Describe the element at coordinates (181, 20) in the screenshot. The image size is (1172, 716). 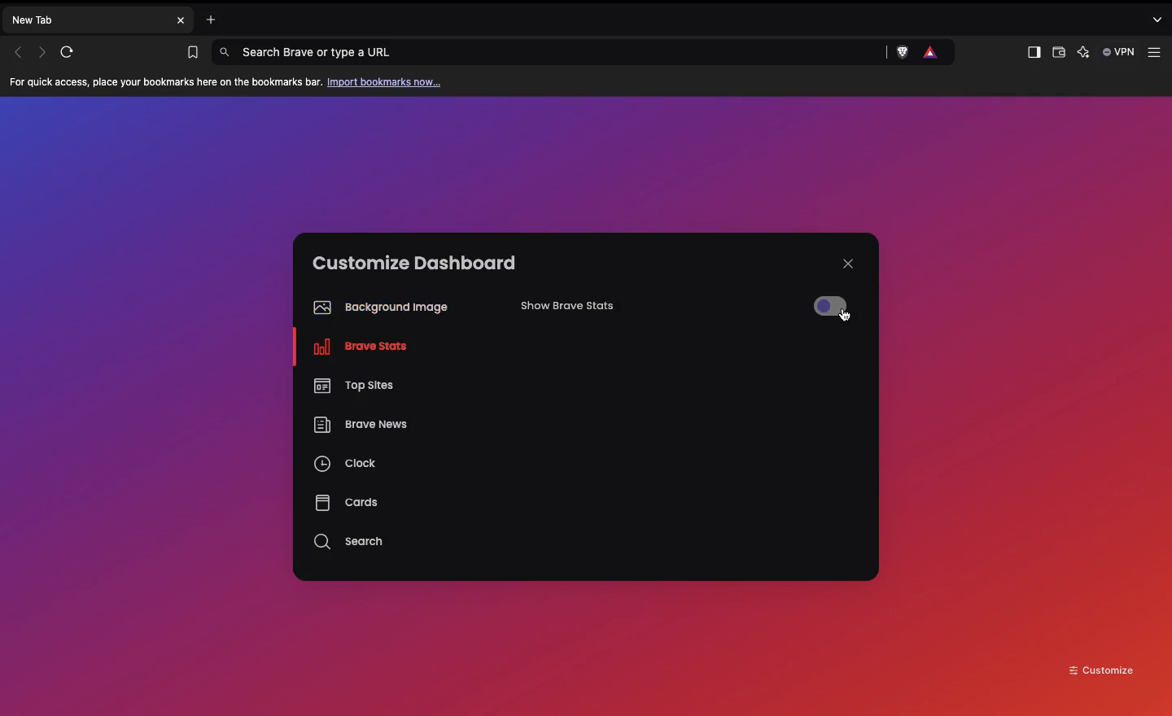
I see `Close new tab` at that location.